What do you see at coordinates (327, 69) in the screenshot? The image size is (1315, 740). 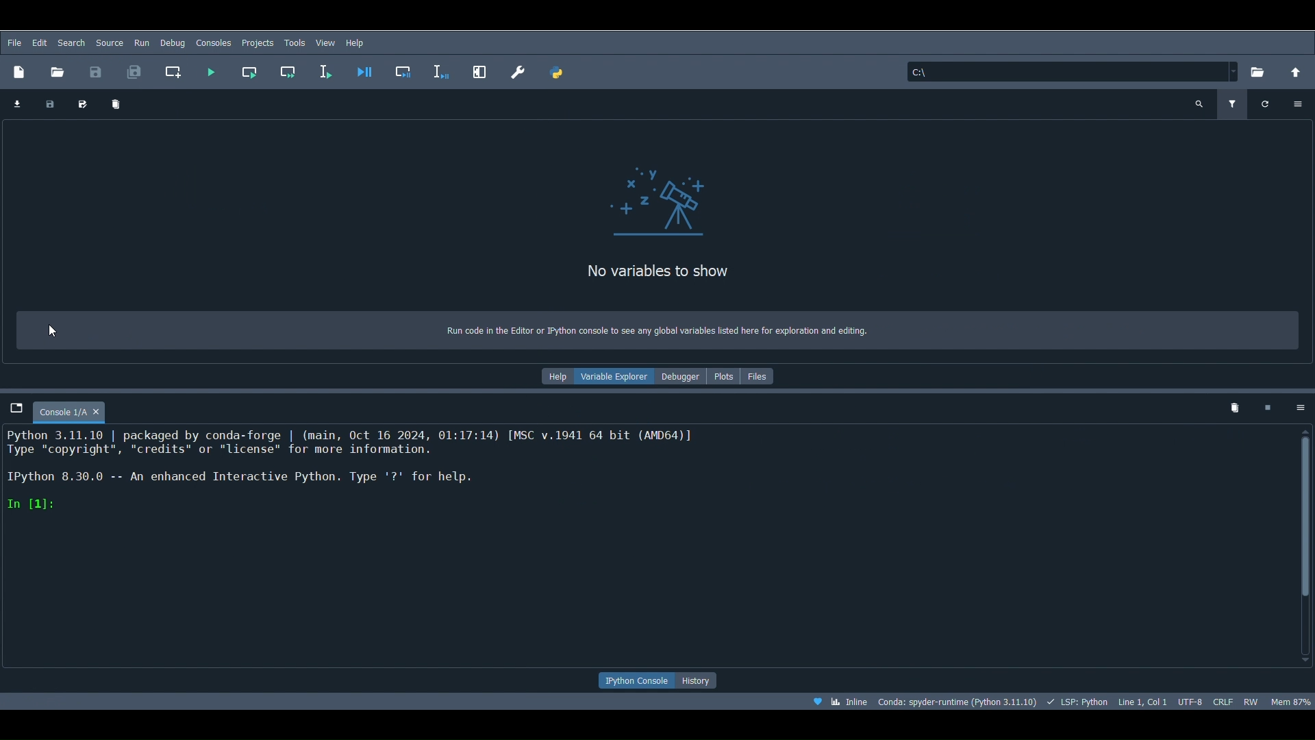 I see `Run selection or current line (F9)` at bounding box center [327, 69].